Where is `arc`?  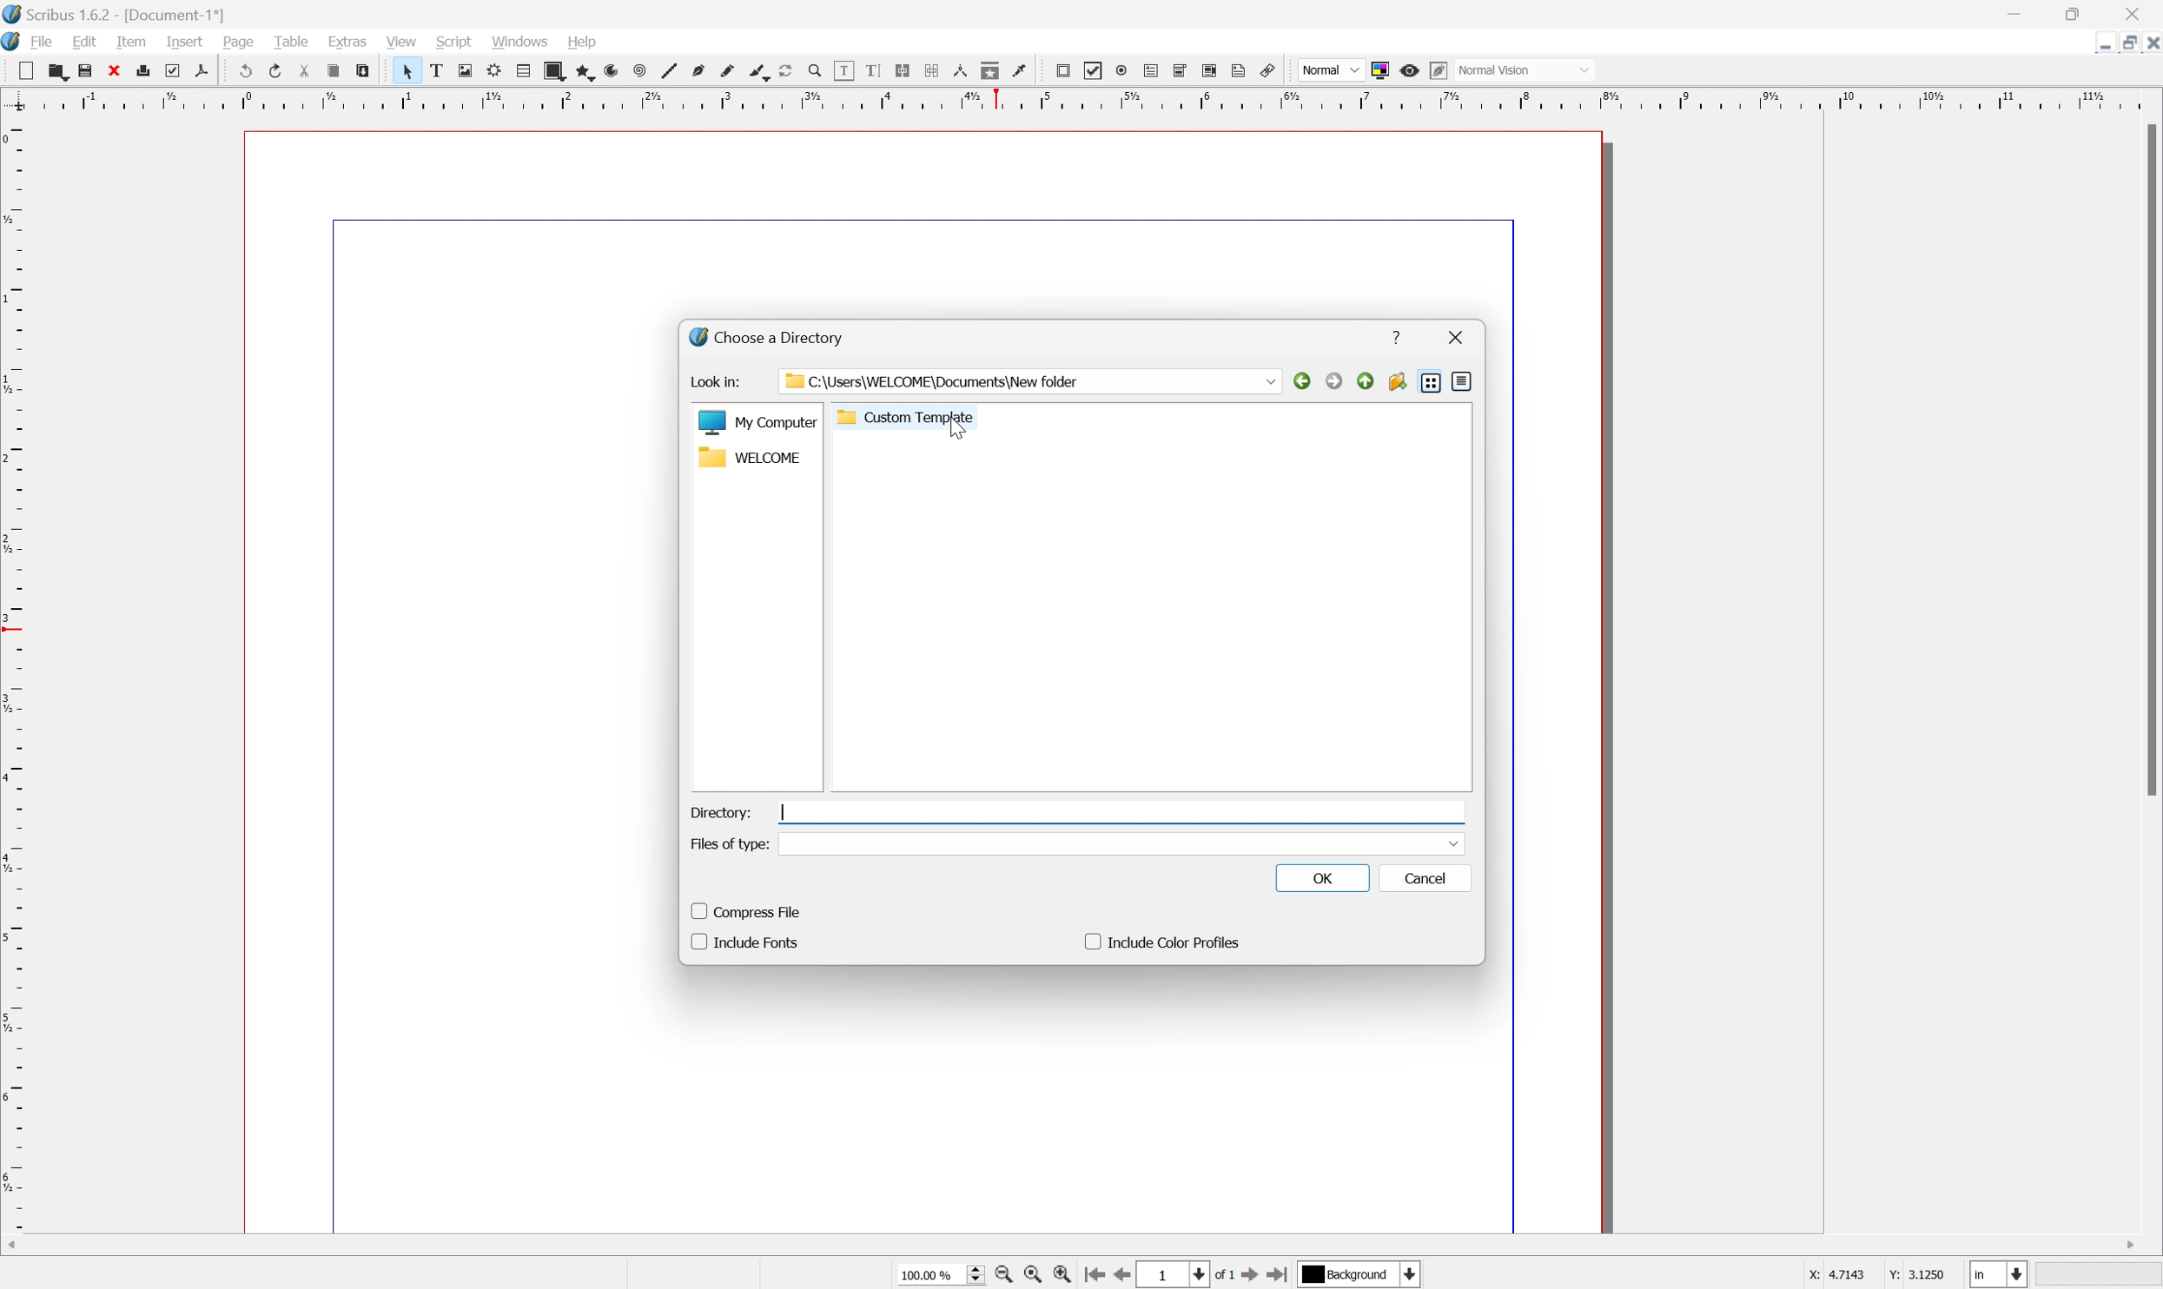
arc is located at coordinates (606, 69).